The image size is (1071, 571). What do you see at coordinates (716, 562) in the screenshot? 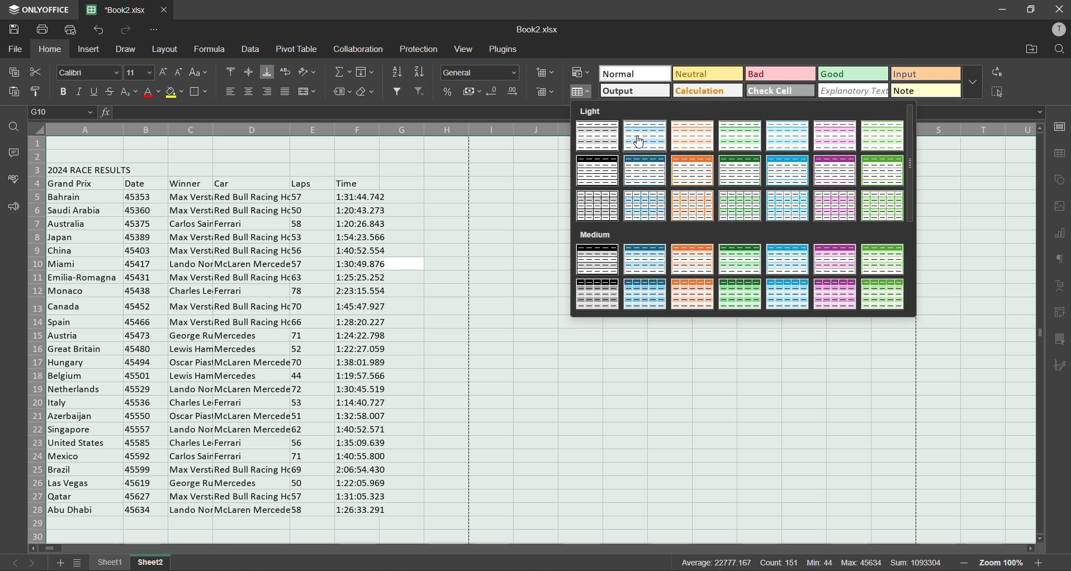
I see `average` at bounding box center [716, 562].